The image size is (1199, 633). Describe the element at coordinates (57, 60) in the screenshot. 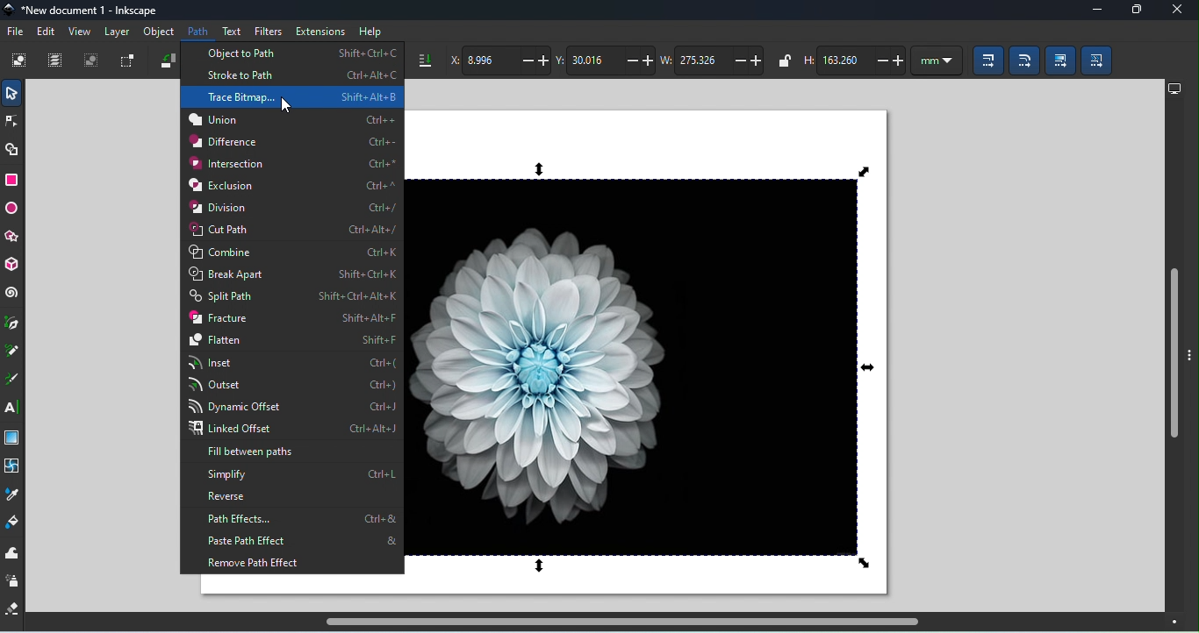

I see `Select all in all layers` at that location.